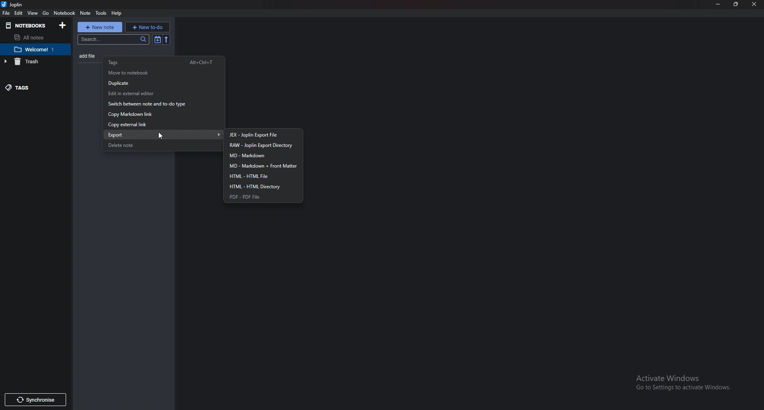 The width and height of the screenshot is (764, 410). What do you see at coordinates (45, 12) in the screenshot?
I see `go` at bounding box center [45, 12].